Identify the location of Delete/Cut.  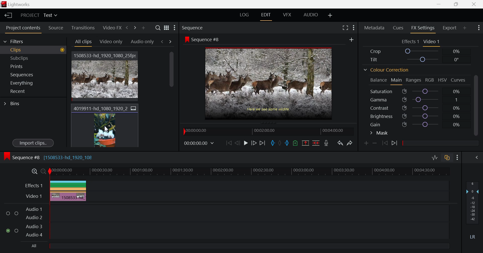
(315, 144).